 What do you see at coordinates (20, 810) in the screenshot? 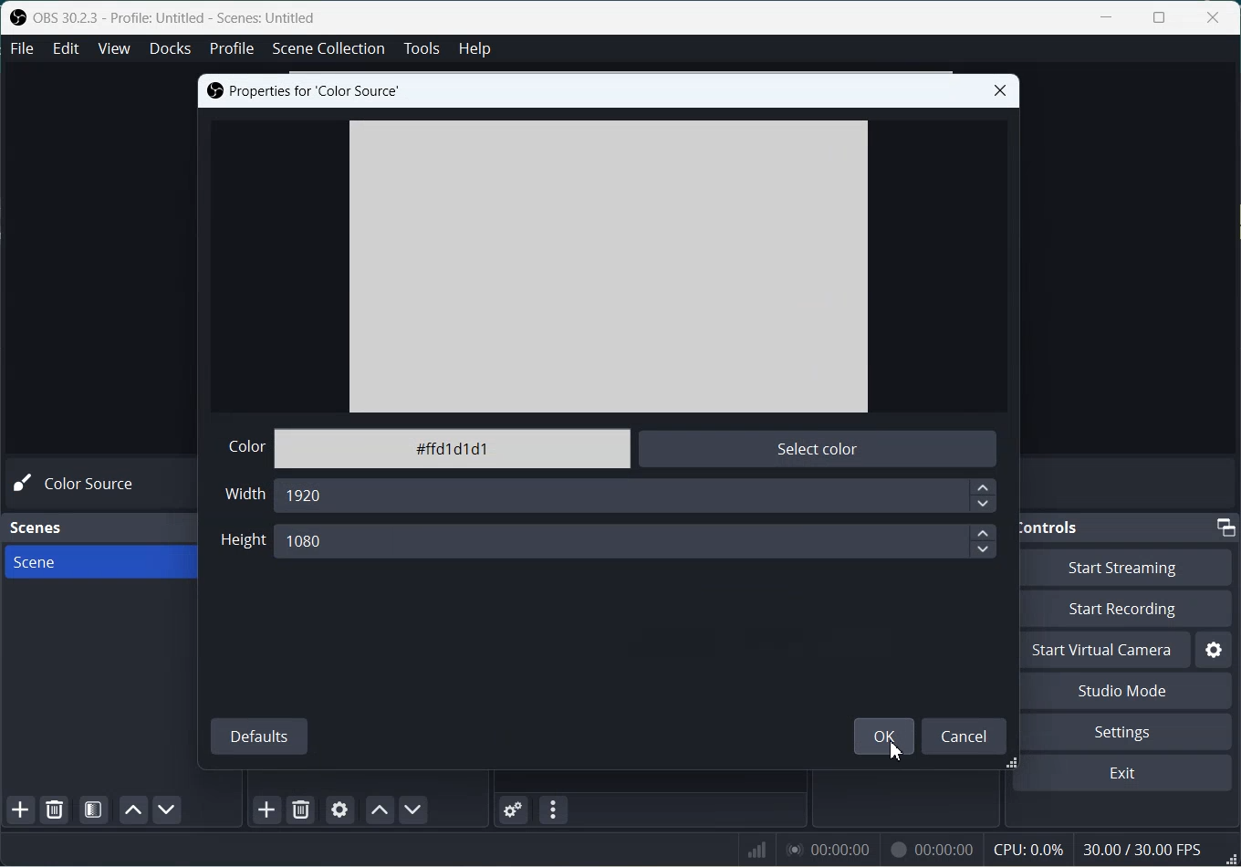
I see `Add Scene` at bounding box center [20, 810].